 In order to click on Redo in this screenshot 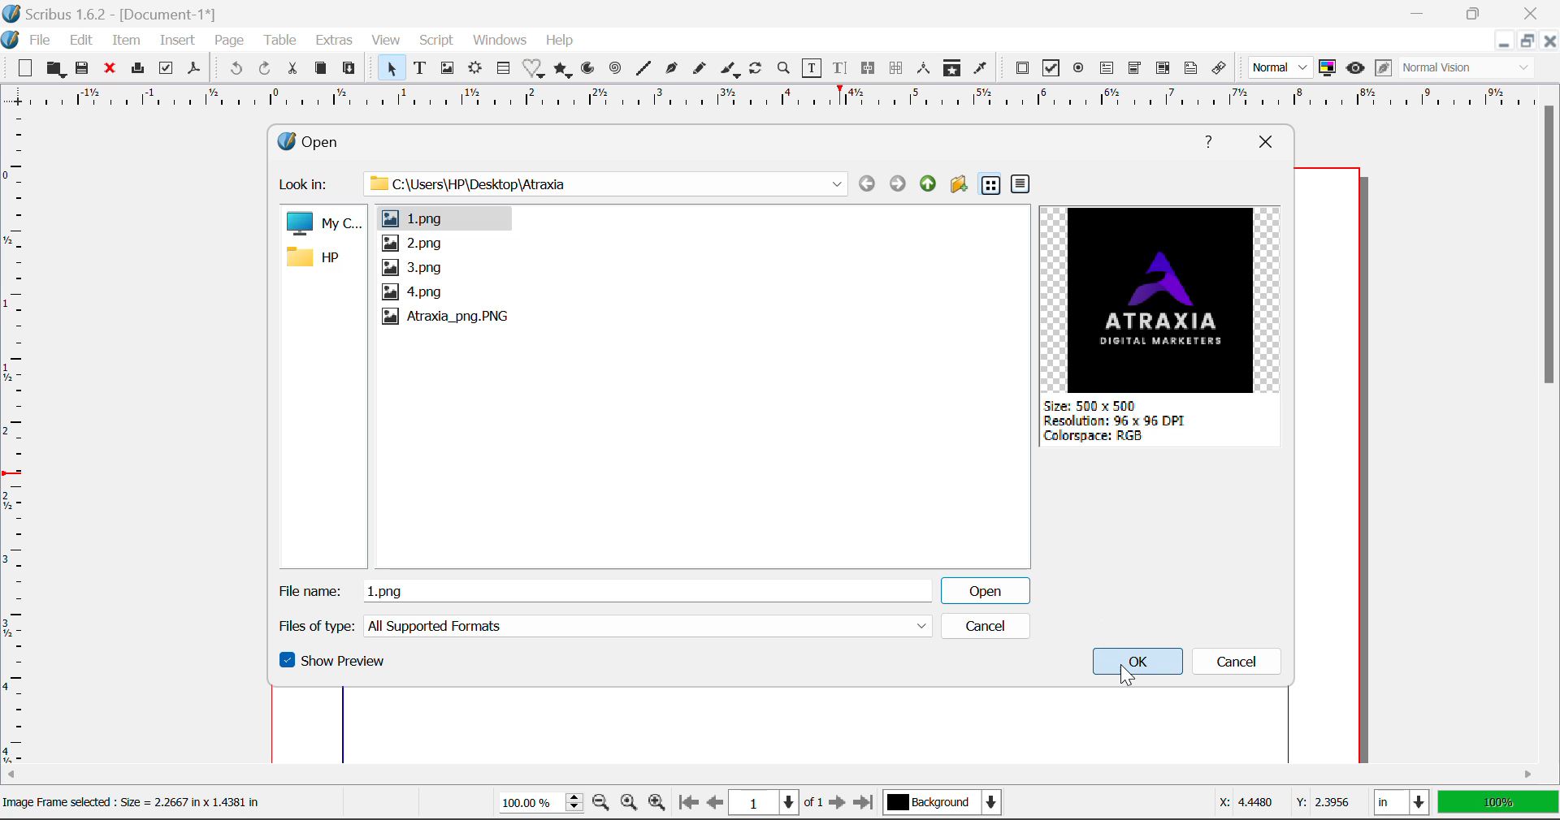, I will do `click(264, 67)`.